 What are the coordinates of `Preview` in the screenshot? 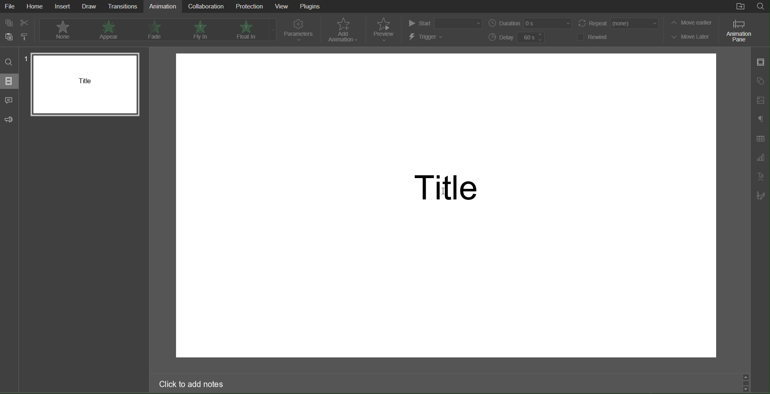 It's located at (384, 29).